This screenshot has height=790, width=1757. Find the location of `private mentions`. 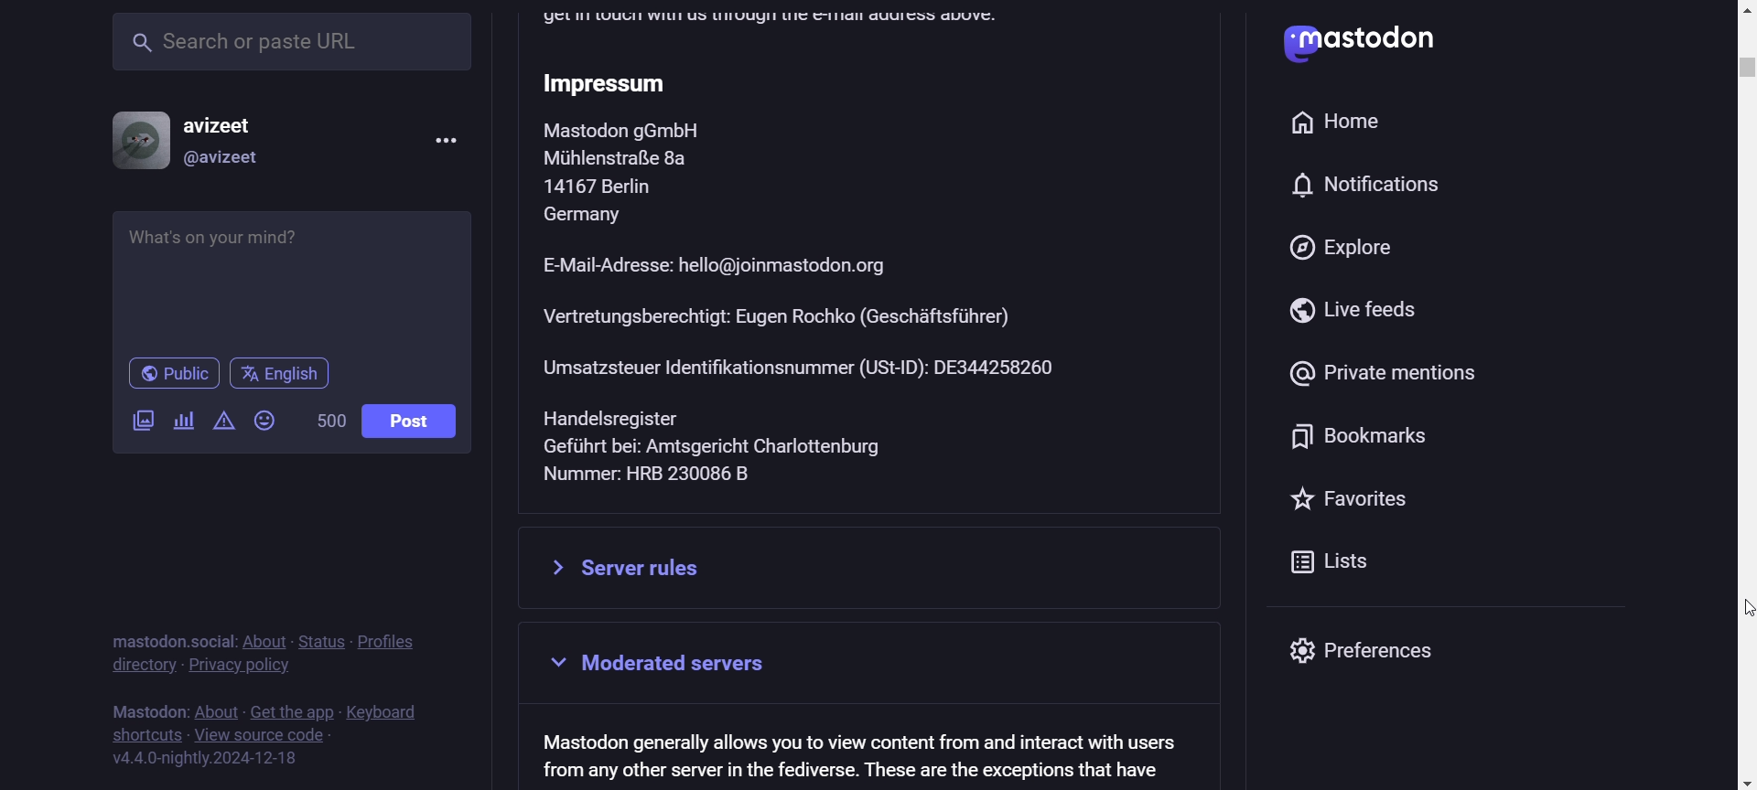

private mentions is located at coordinates (1380, 376).